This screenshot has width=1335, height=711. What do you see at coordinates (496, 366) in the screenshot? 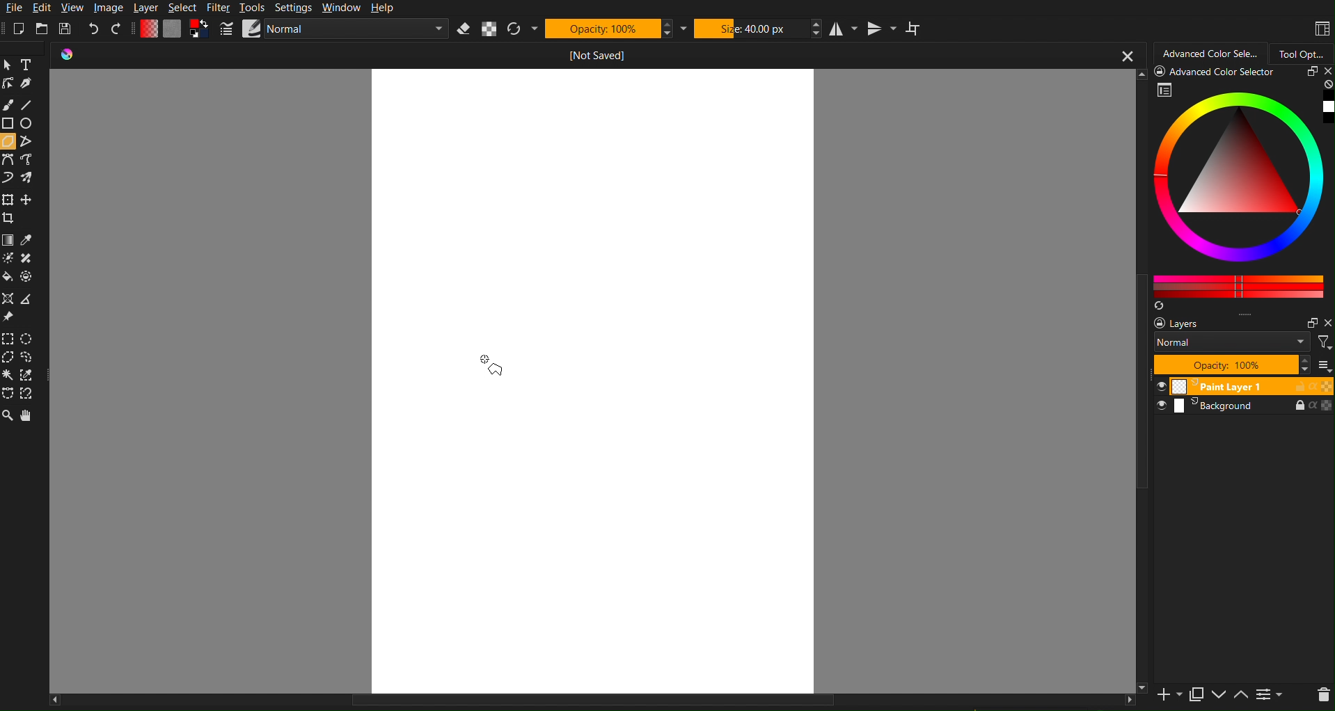
I see `Cursor` at bounding box center [496, 366].